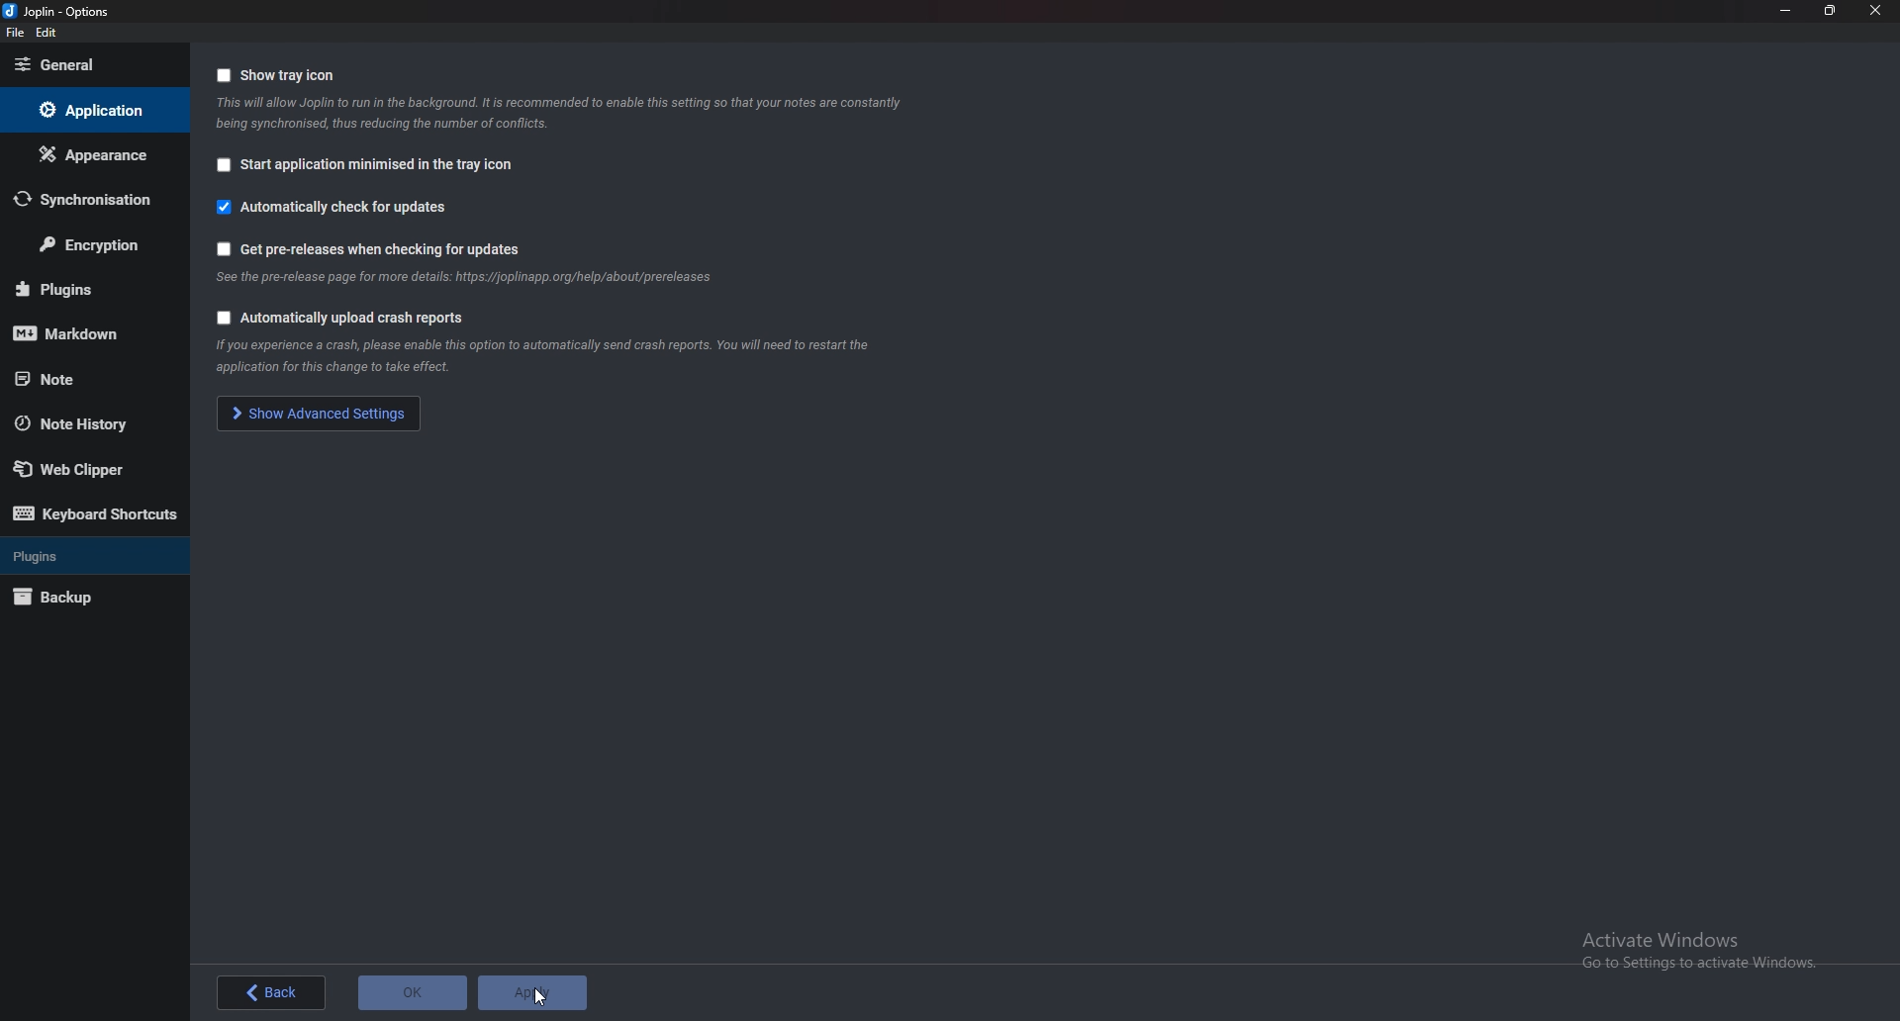 The height and width of the screenshot is (1021, 1900). What do you see at coordinates (80, 597) in the screenshot?
I see `Back up` at bounding box center [80, 597].